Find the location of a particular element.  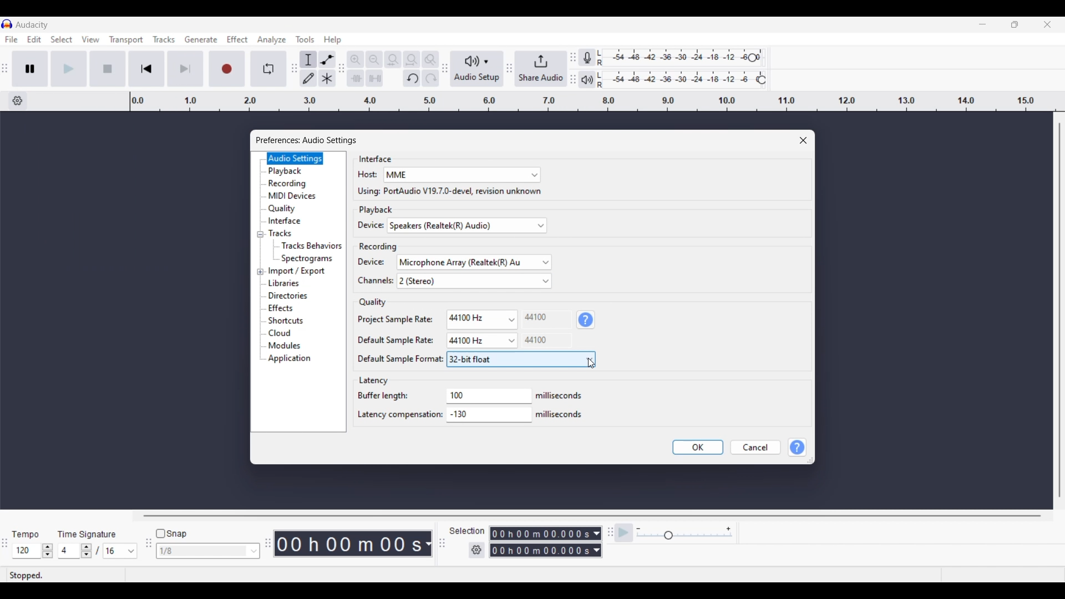

Change recording level is located at coordinates (752, 57).